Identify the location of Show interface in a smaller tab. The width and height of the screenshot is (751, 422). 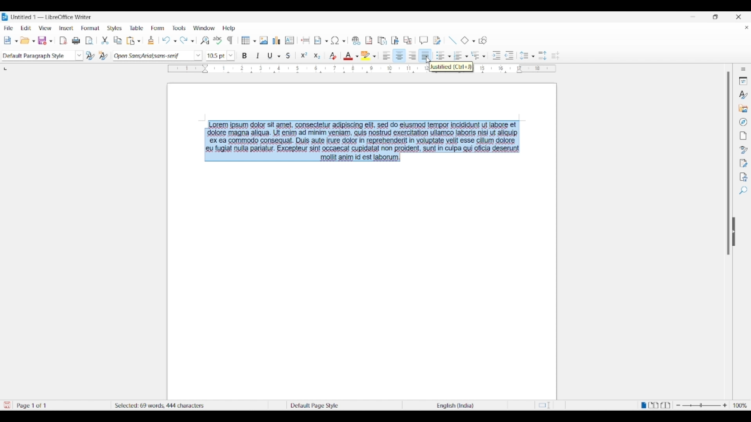
(715, 16).